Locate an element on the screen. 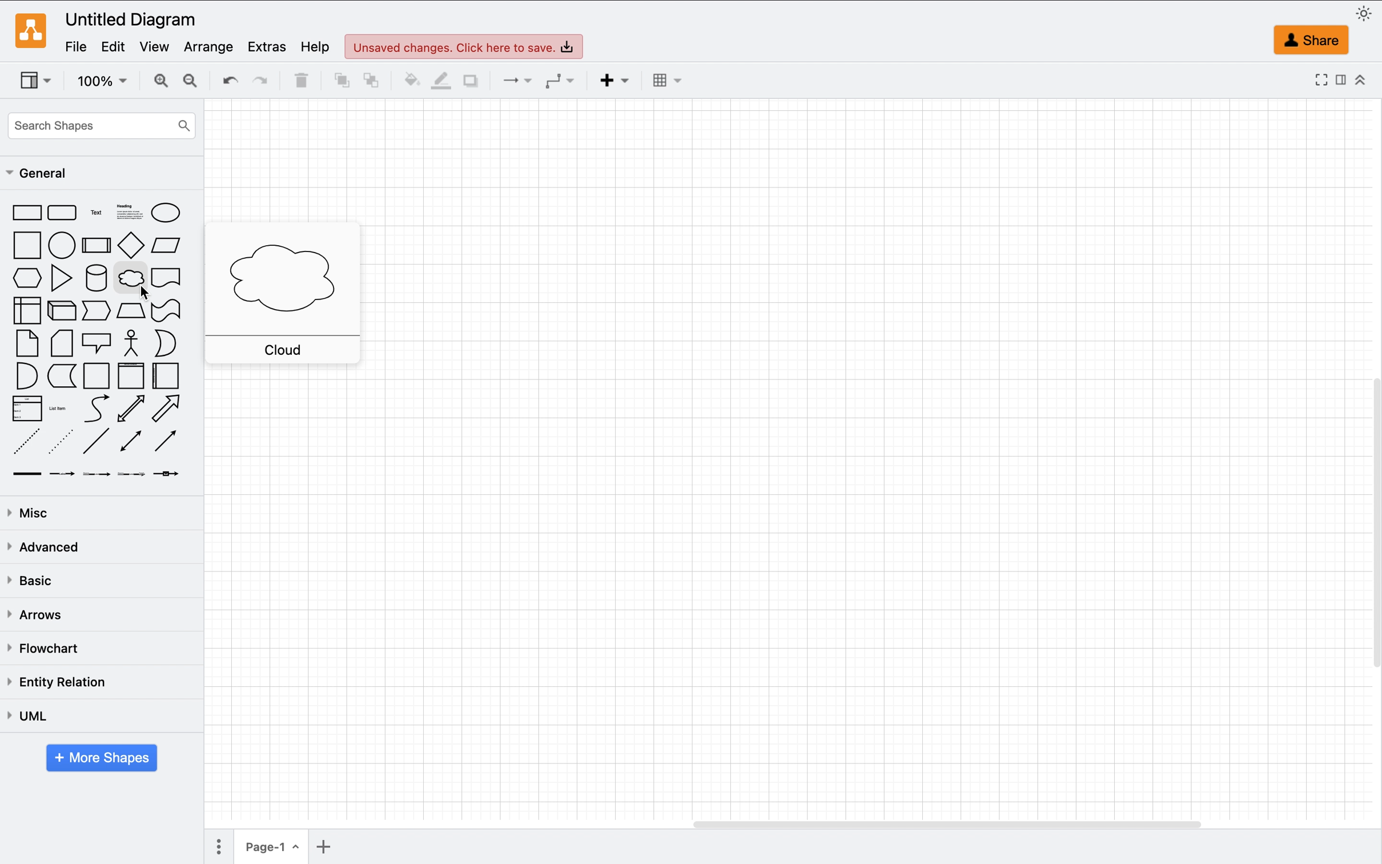 The image size is (1382, 864). cloud shape pop up is located at coordinates (280, 289).